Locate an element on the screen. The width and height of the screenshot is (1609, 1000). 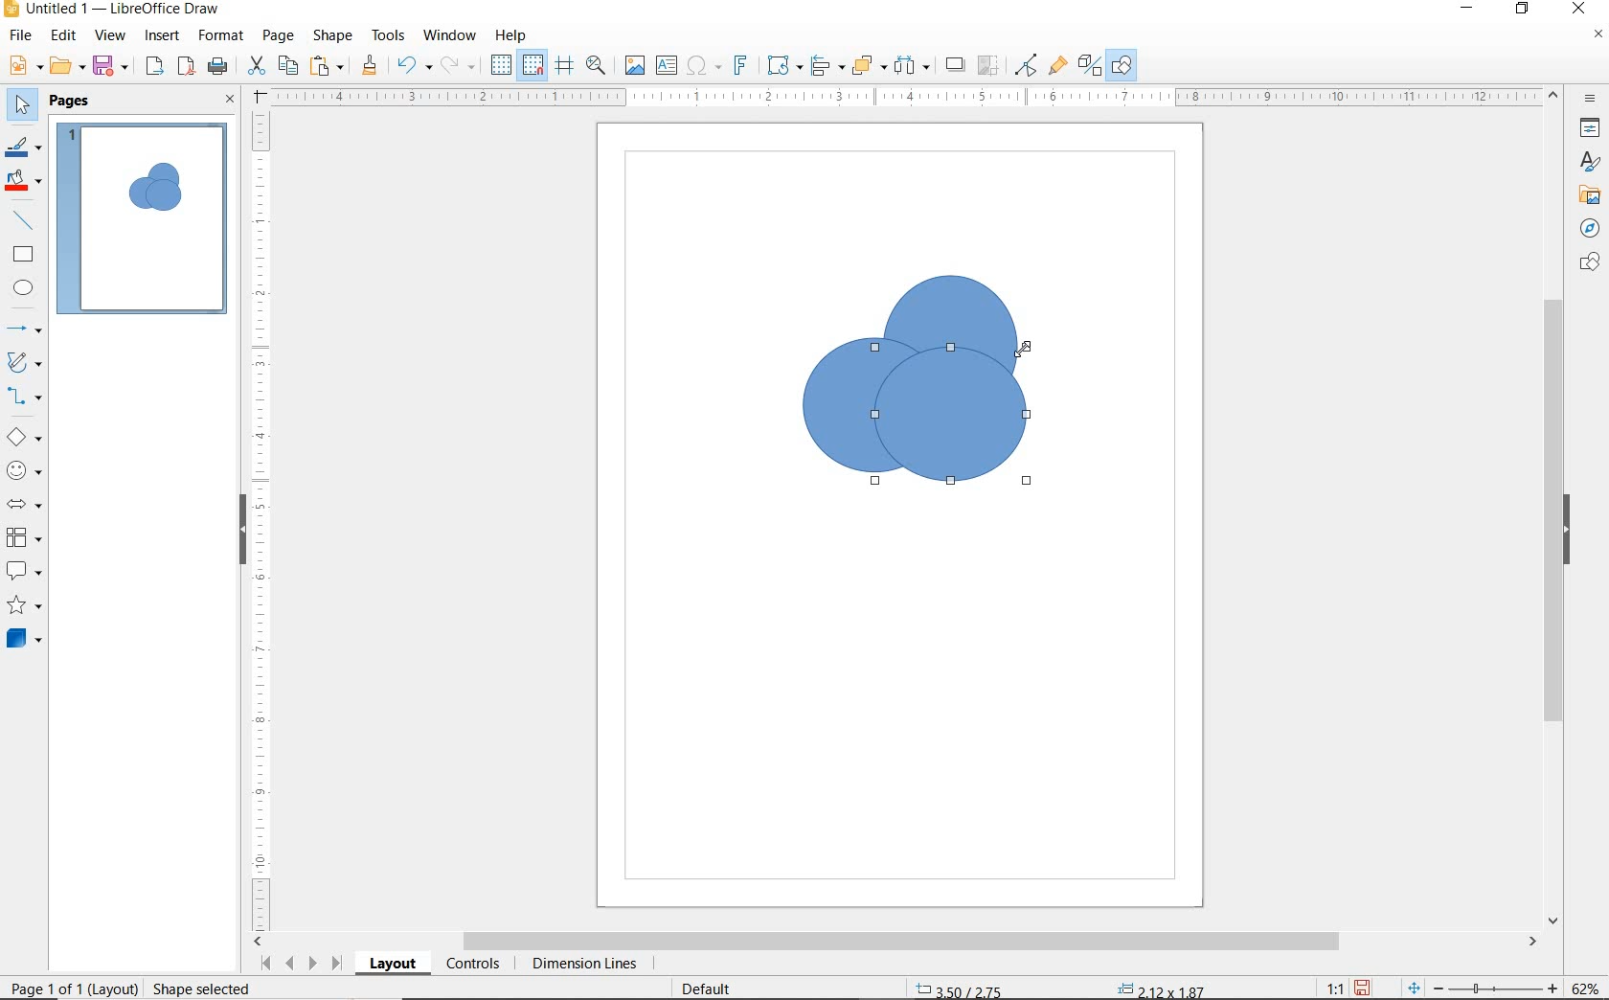
INSERT IMAGE is located at coordinates (635, 66).